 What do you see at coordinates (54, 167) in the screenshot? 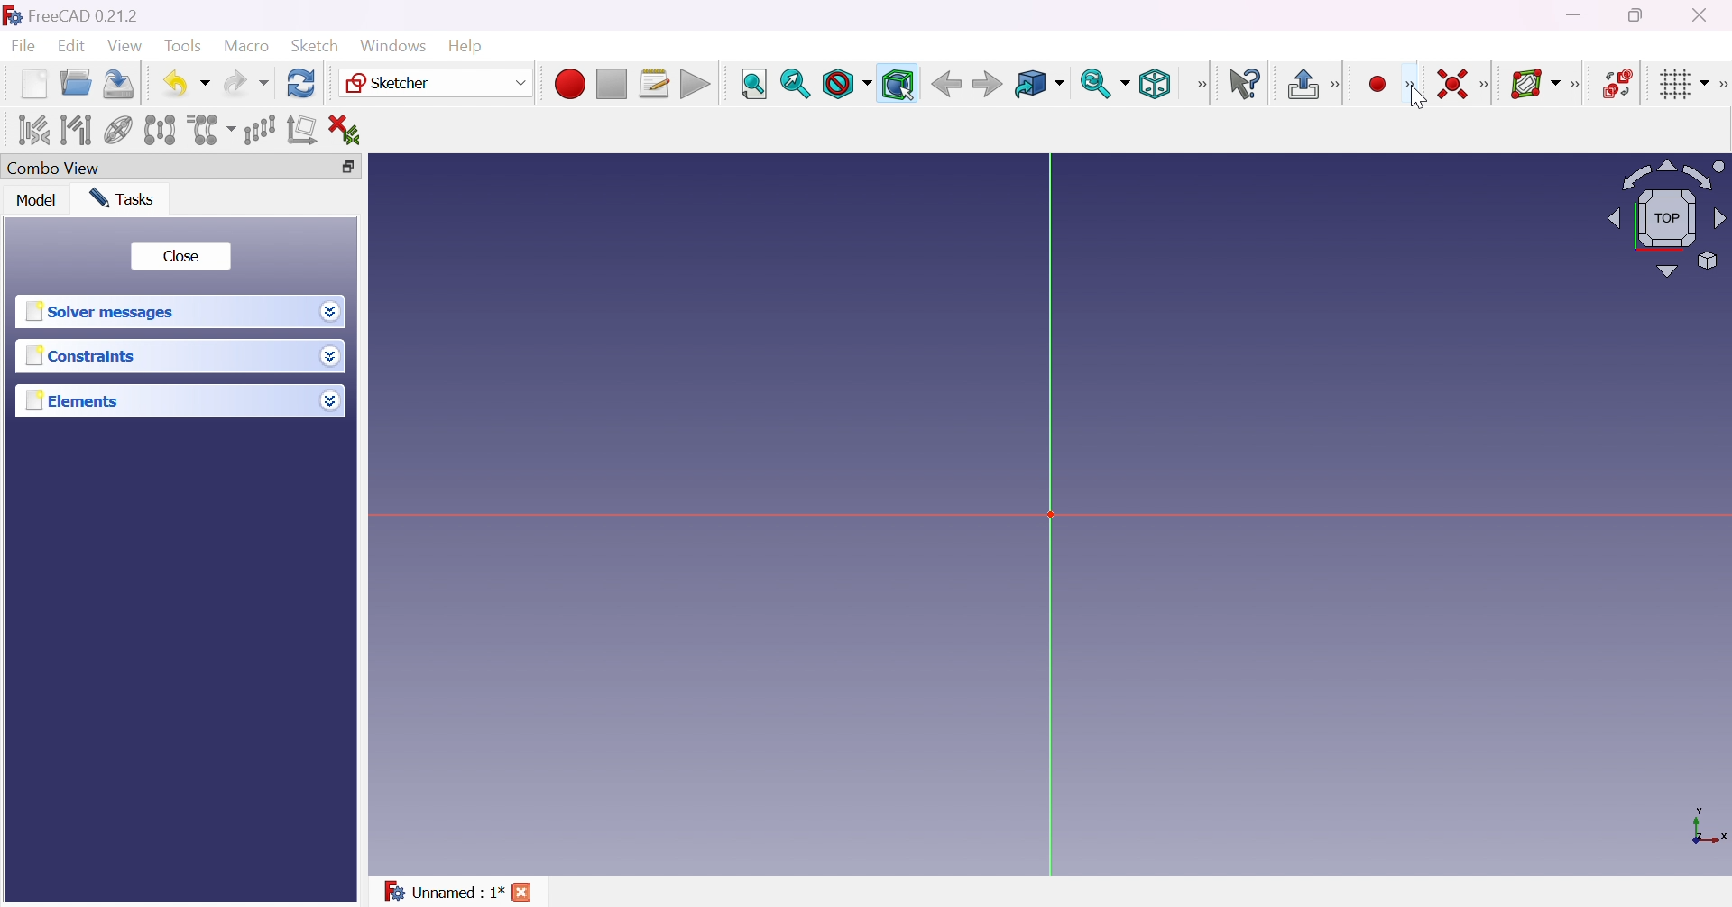
I see `Combo View` at bounding box center [54, 167].